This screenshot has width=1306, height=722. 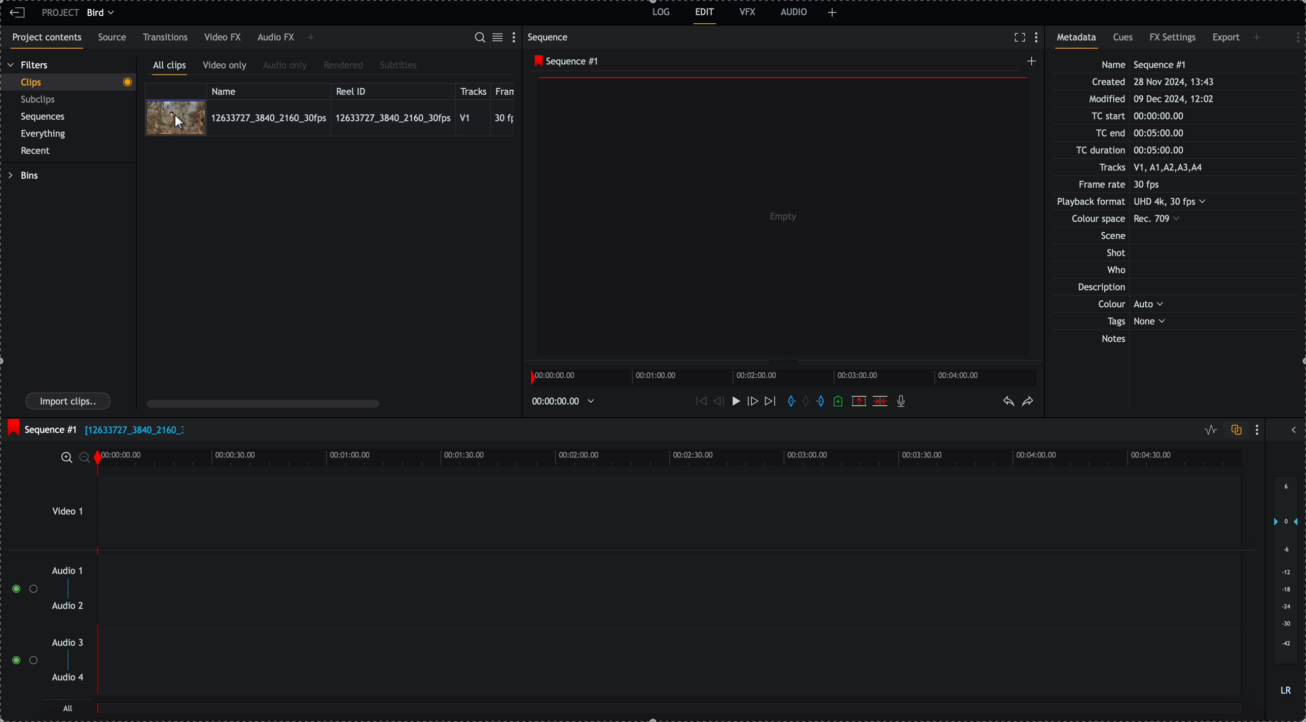 I want to click on audio FX, so click(x=275, y=38).